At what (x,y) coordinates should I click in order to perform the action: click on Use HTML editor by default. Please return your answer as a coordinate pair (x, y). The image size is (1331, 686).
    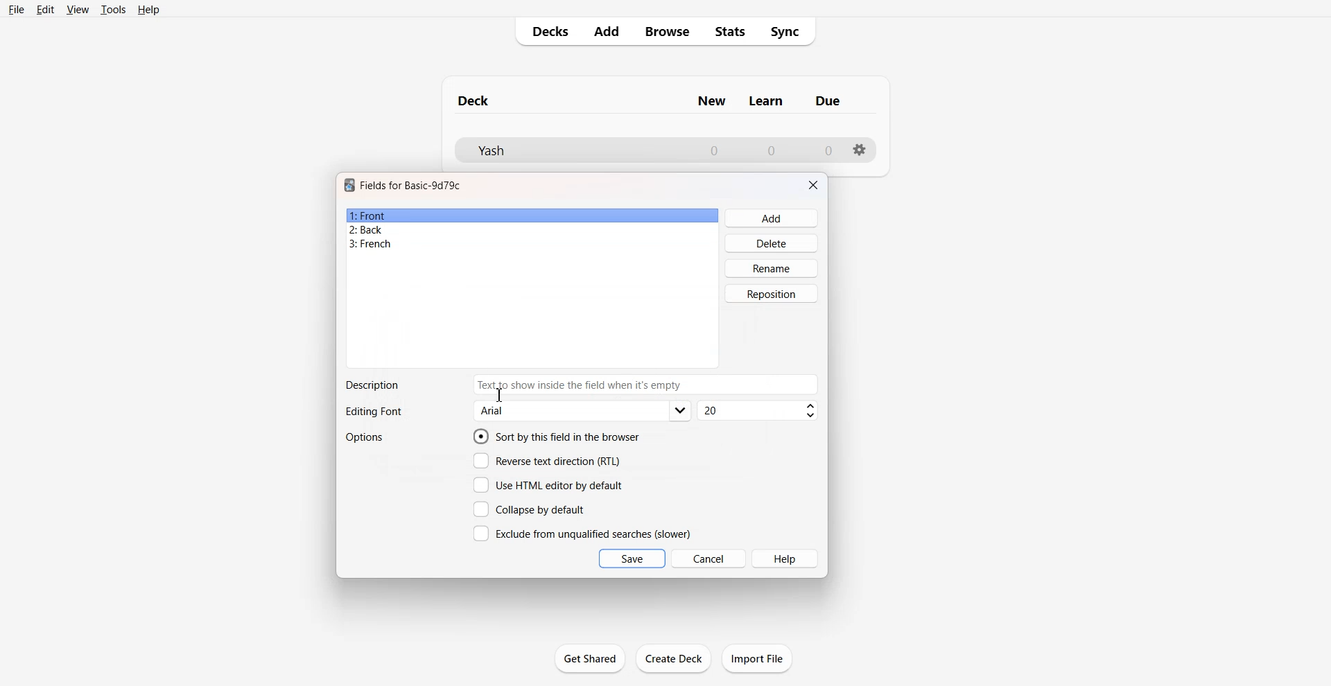
    Looking at the image, I should click on (548, 485).